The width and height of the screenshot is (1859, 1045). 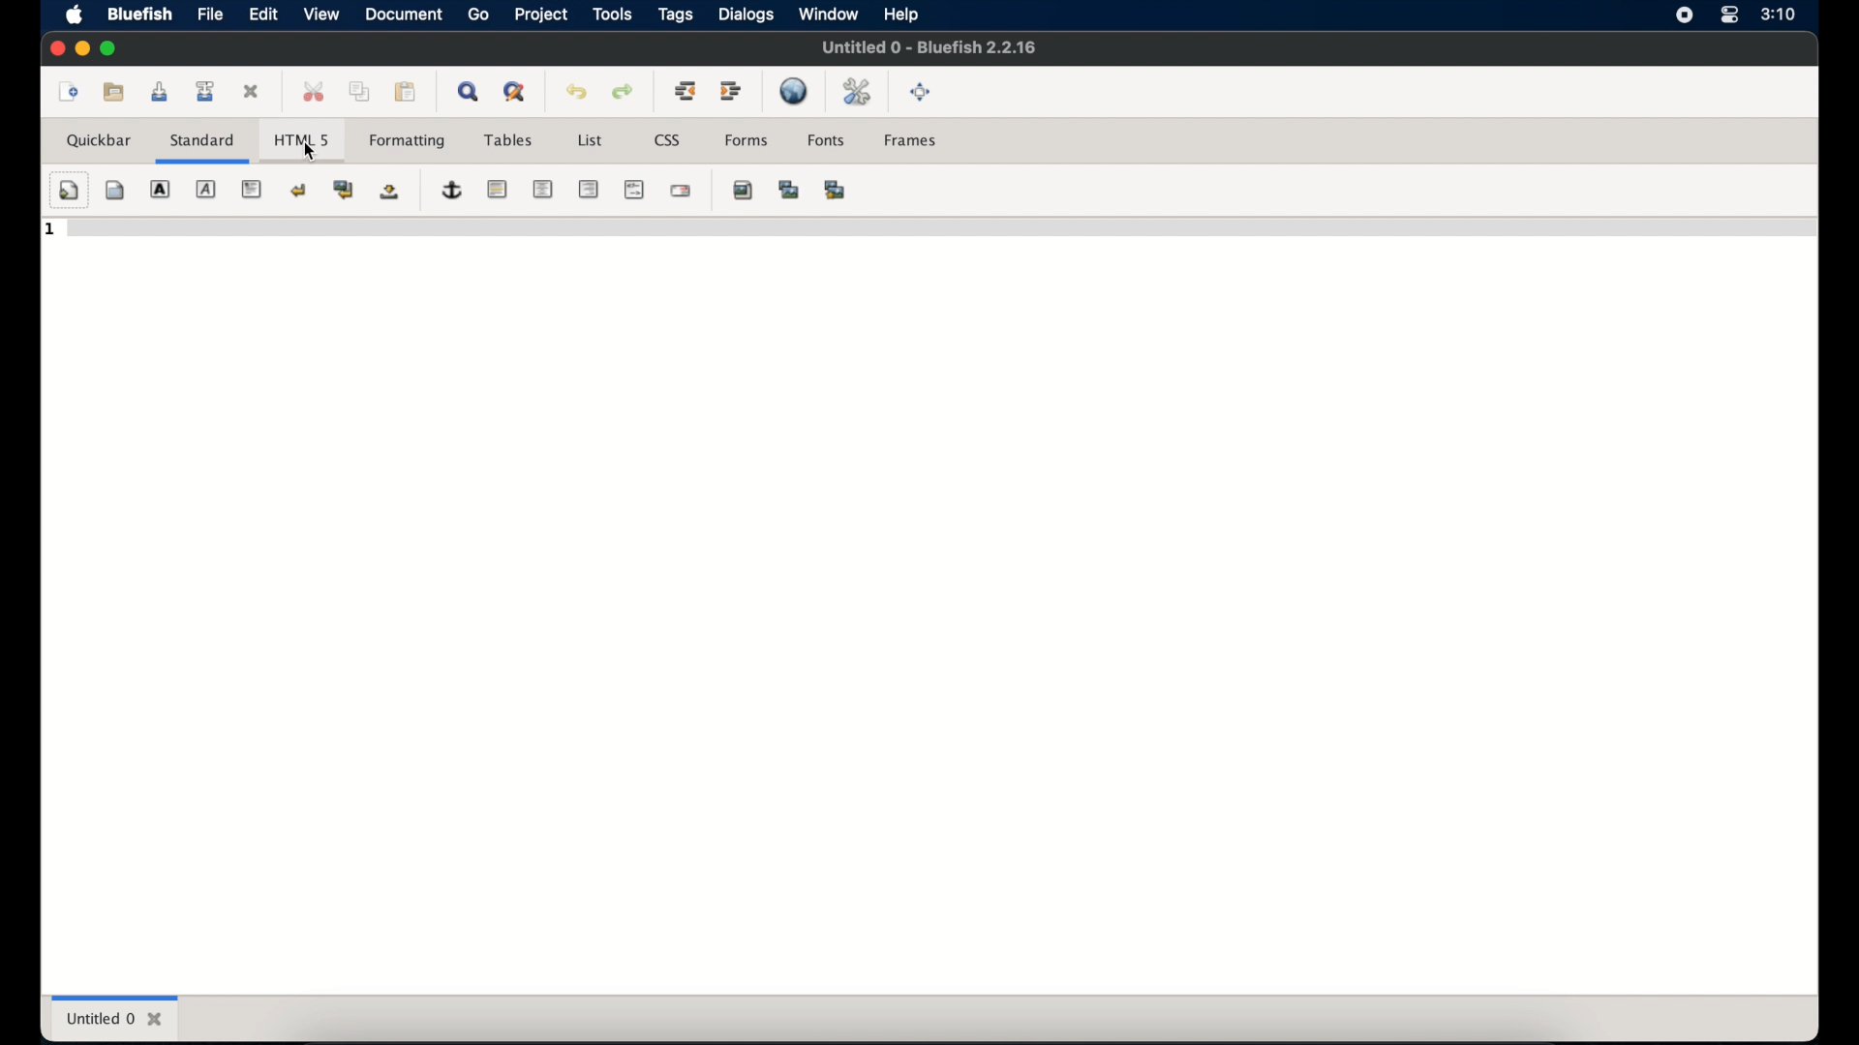 I want to click on dialogs, so click(x=746, y=15).